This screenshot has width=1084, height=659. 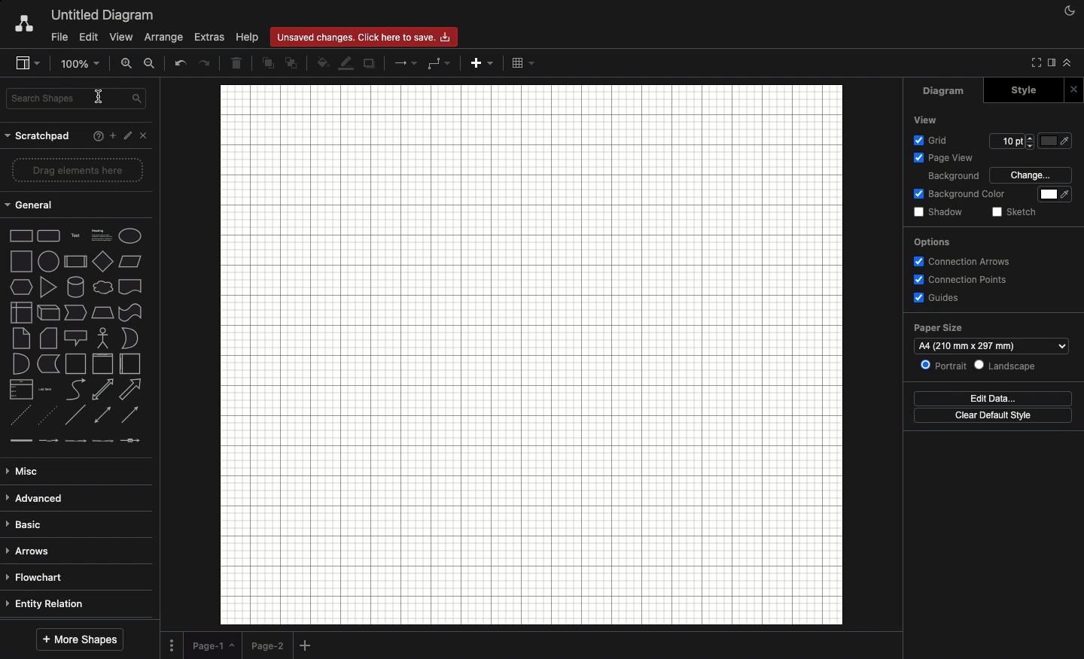 What do you see at coordinates (26, 472) in the screenshot?
I see `Misc` at bounding box center [26, 472].